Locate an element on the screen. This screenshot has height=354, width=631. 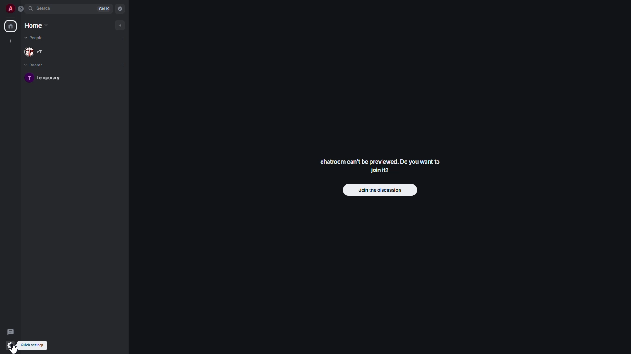
home is located at coordinates (10, 26).